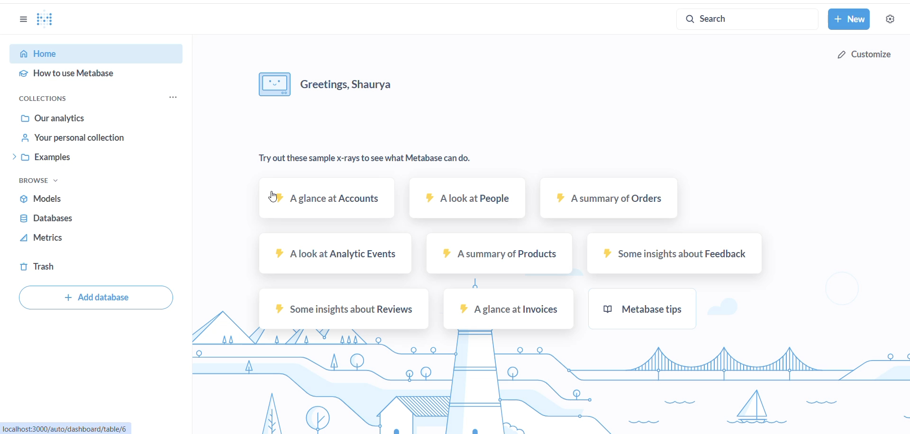 The height and width of the screenshot is (434, 910). Describe the element at coordinates (366, 158) in the screenshot. I see `text` at that location.